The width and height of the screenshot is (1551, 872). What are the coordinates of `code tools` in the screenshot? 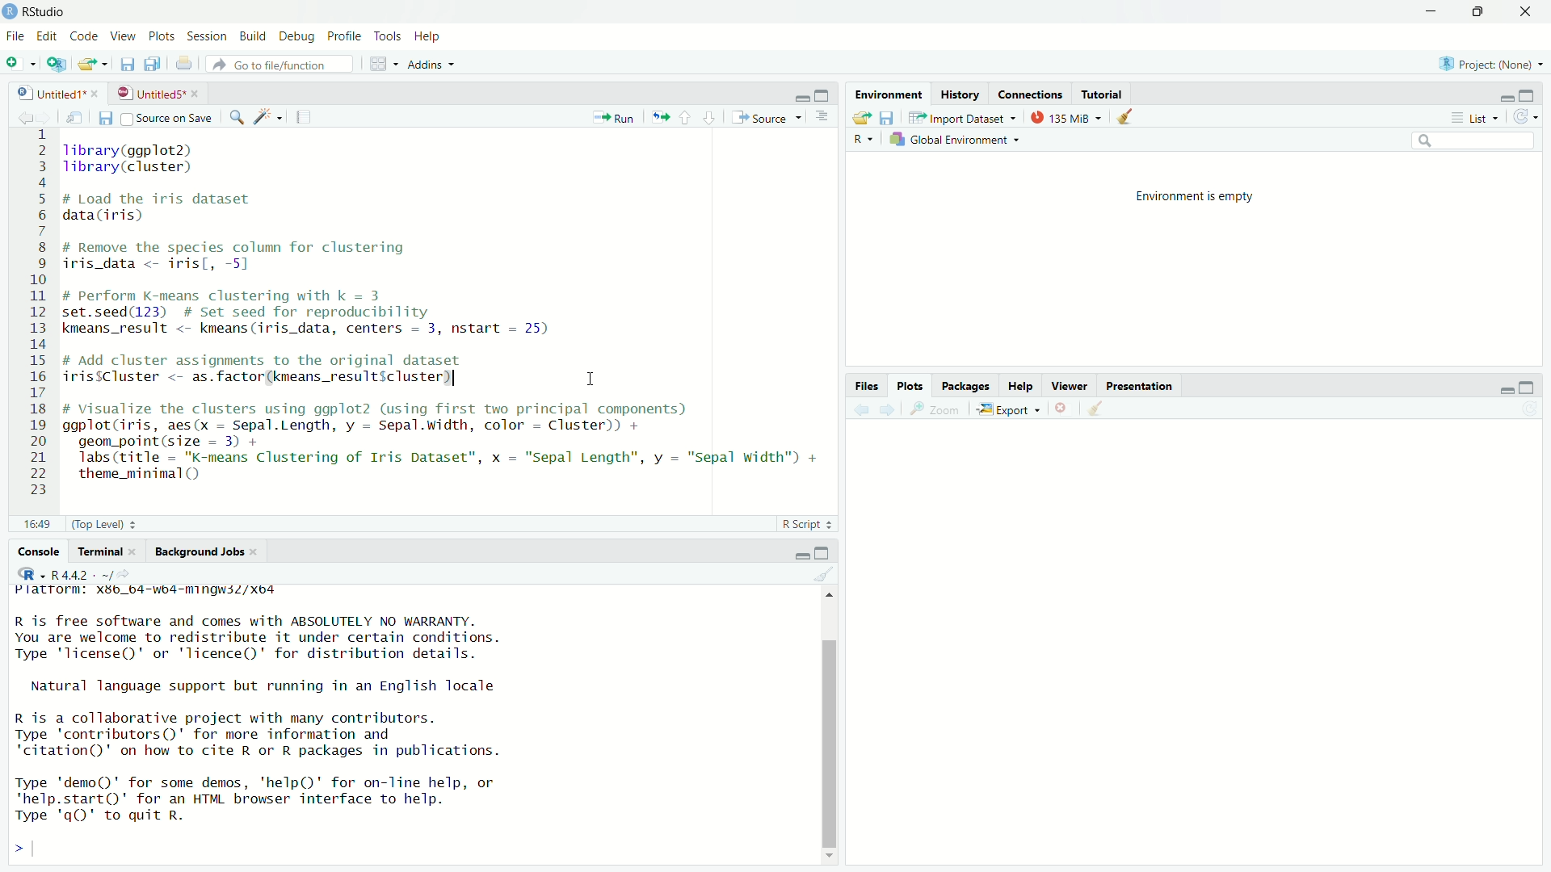 It's located at (267, 117).